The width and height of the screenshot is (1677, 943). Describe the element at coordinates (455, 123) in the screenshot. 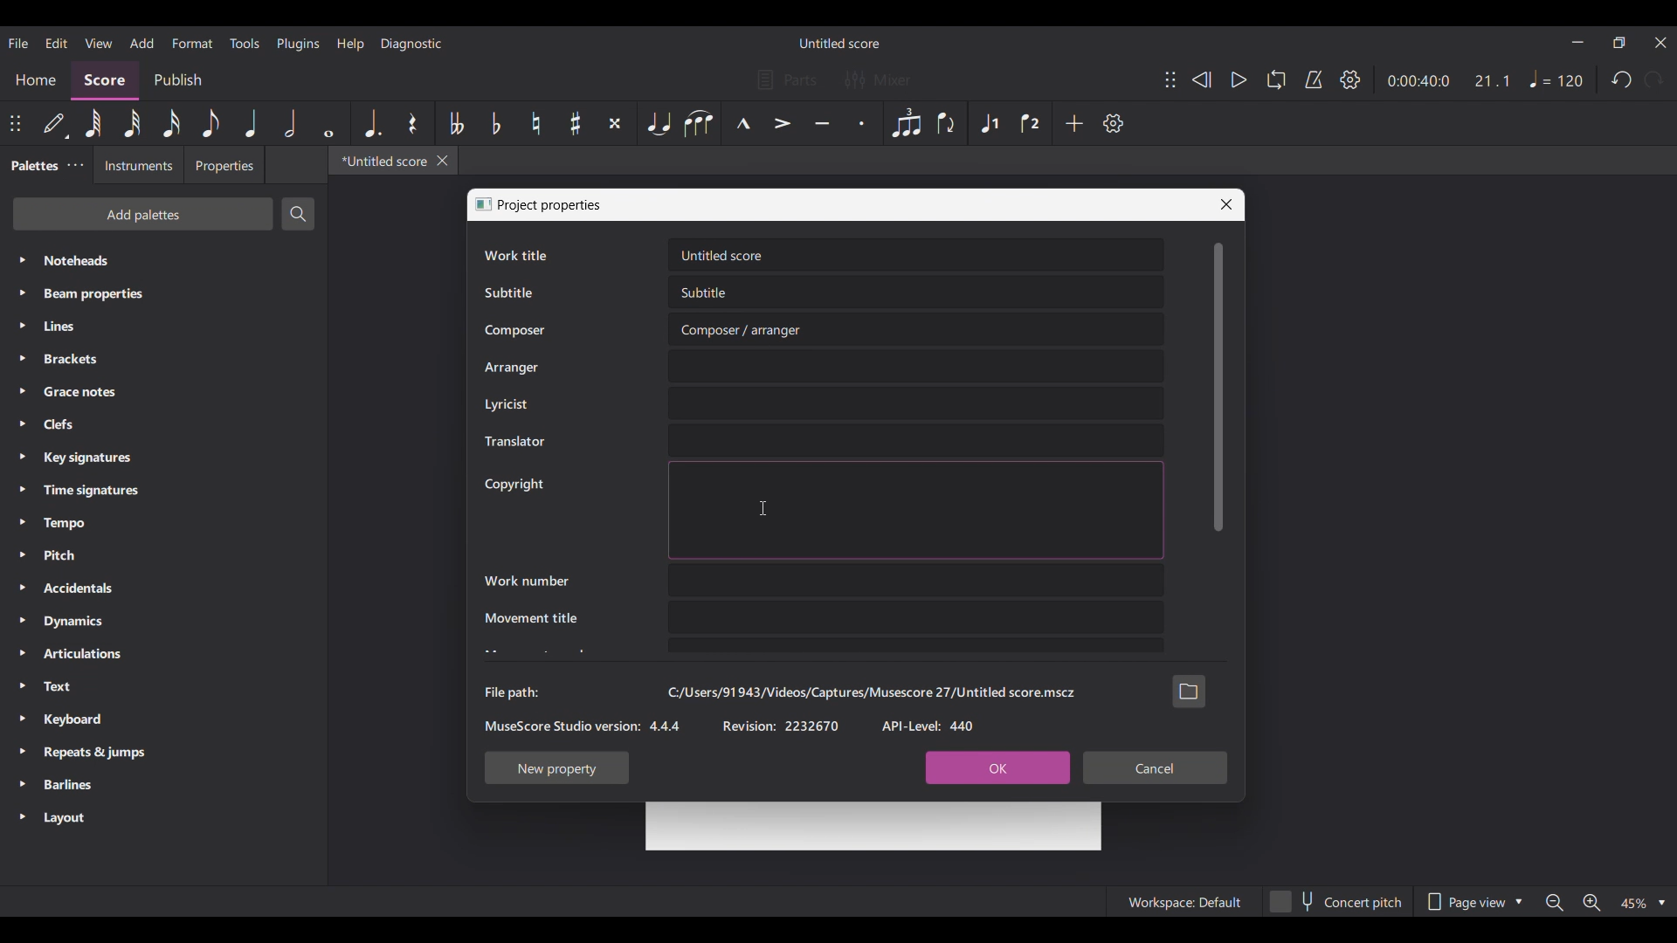

I see `Toggle double flat` at that location.